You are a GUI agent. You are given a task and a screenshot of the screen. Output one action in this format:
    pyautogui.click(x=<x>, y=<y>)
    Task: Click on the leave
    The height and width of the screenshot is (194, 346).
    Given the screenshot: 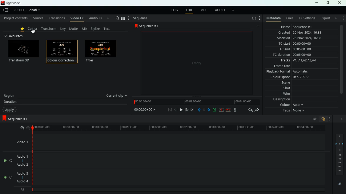 What is the action you would take?
    pyautogui.click(x=5, y=11)
    